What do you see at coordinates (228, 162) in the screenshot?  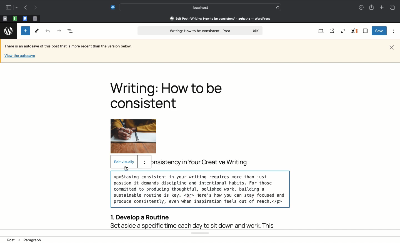 I see `title` at bounding box center [228, 162].